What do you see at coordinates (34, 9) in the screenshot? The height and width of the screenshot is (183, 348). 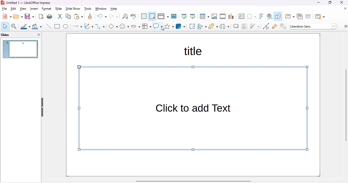 I see `insert` at bounding box center [34, 9].